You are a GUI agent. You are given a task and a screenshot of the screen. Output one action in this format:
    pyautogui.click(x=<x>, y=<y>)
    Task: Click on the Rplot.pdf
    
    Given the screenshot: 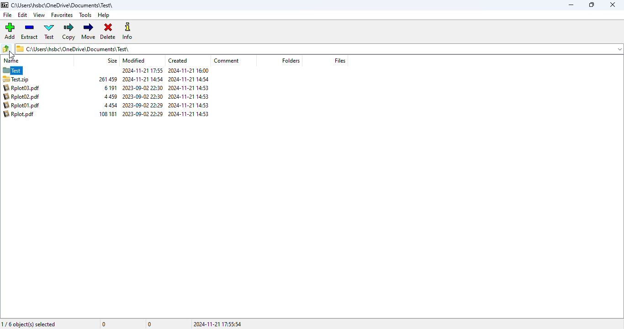 What is the action you would take?
    pyautogui.click(x=19, y=114)
    